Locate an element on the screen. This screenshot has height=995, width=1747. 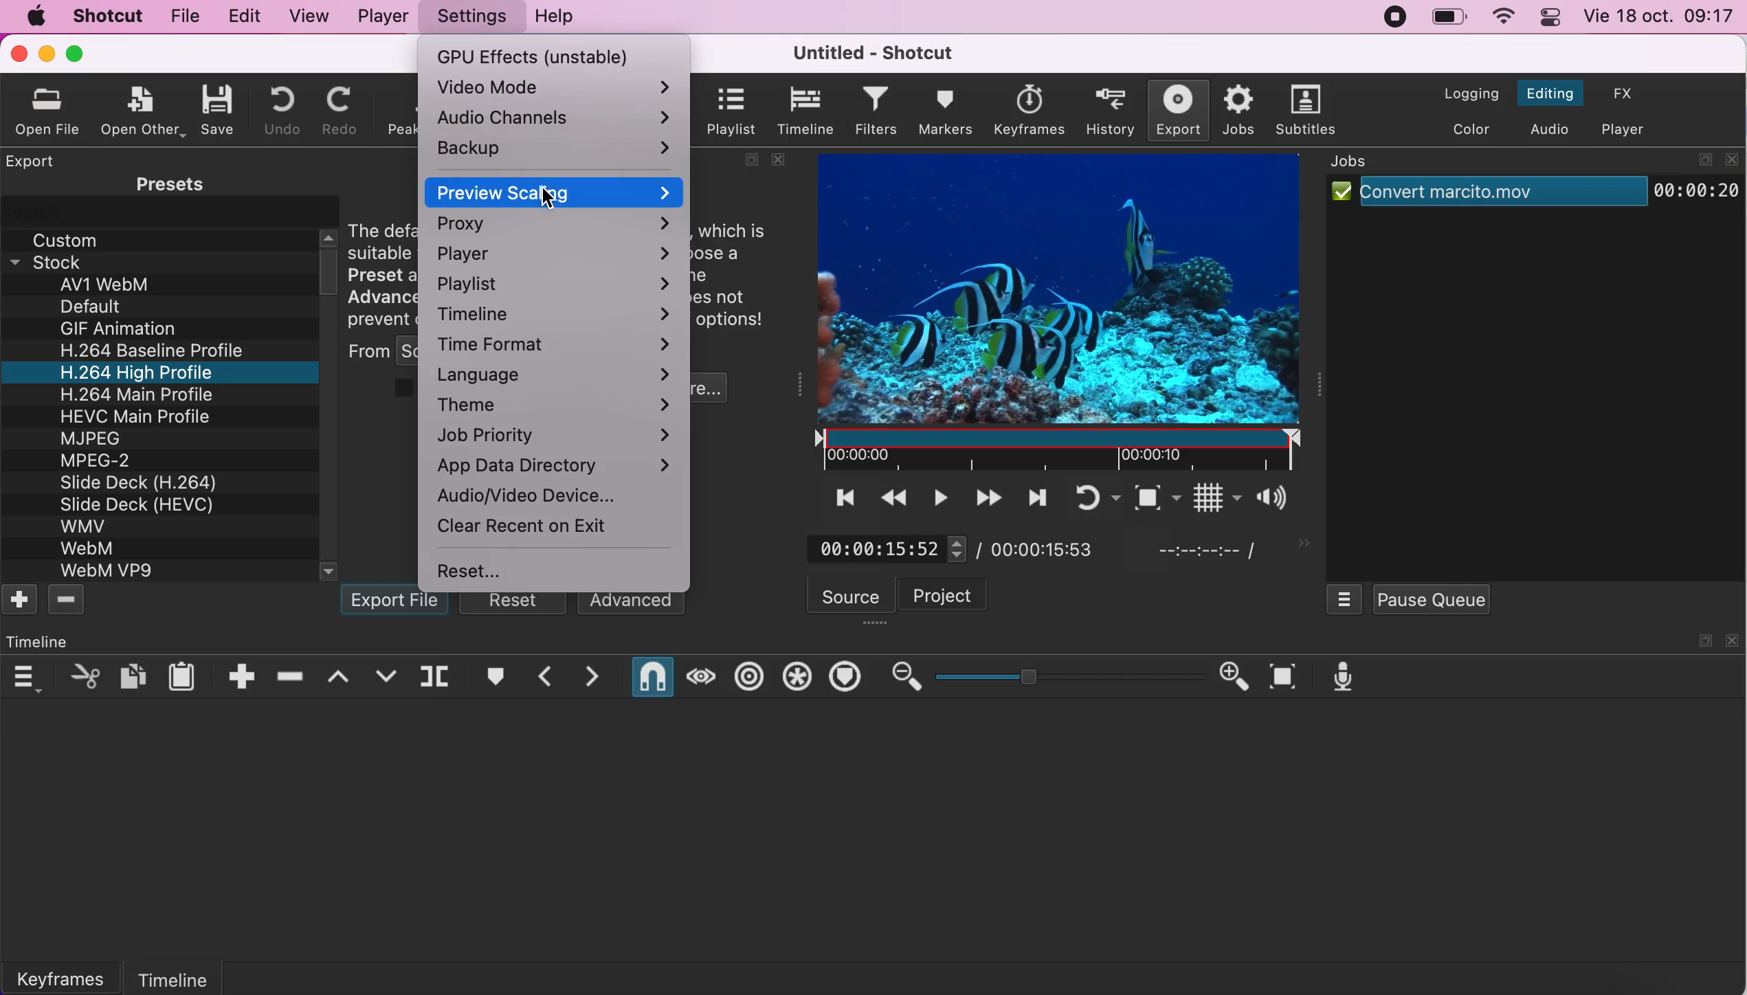
scrub while dragging is located at coordinates (697, 676).